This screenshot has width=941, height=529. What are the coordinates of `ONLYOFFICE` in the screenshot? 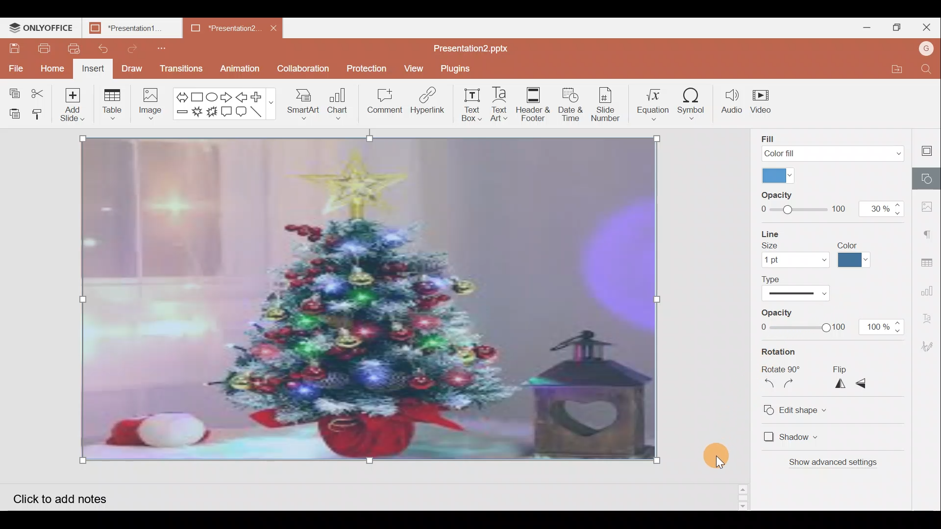 It's located at (41, 27).